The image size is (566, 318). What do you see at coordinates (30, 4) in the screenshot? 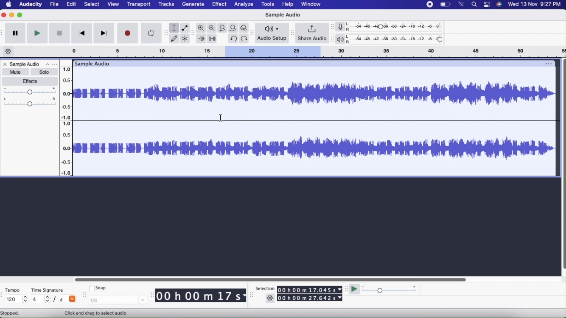
I see `audacity` at bounding box center [30, 4].